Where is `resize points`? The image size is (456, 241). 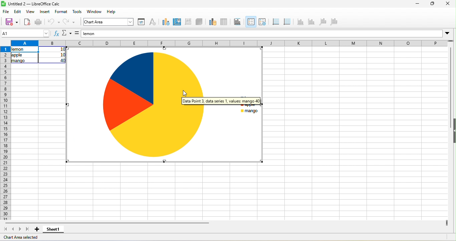
resize points is located at coordinates (67, 104).